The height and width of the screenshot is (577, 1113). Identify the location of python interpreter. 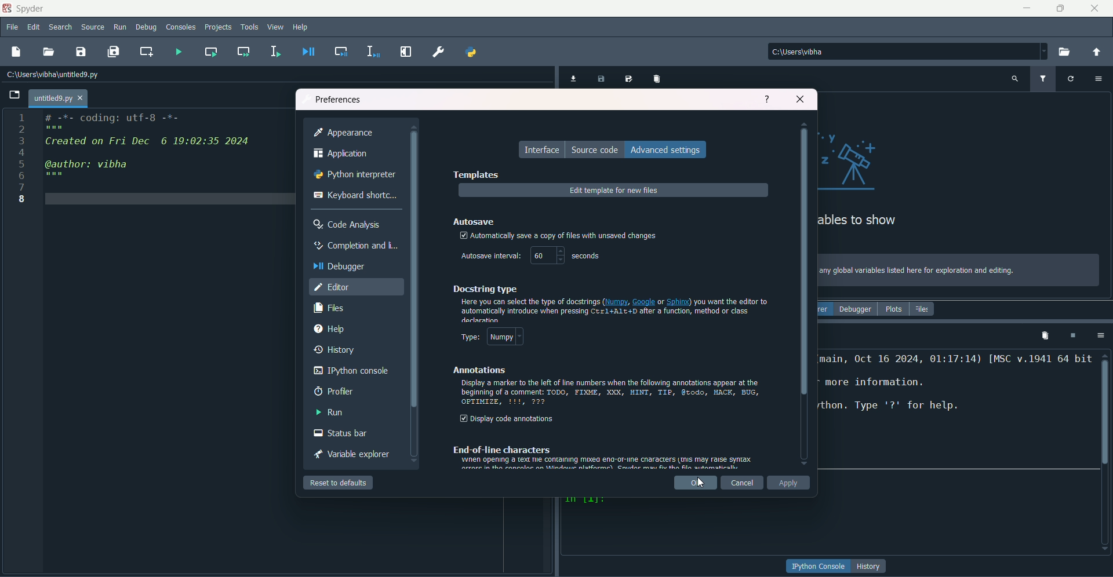
(355, 175).